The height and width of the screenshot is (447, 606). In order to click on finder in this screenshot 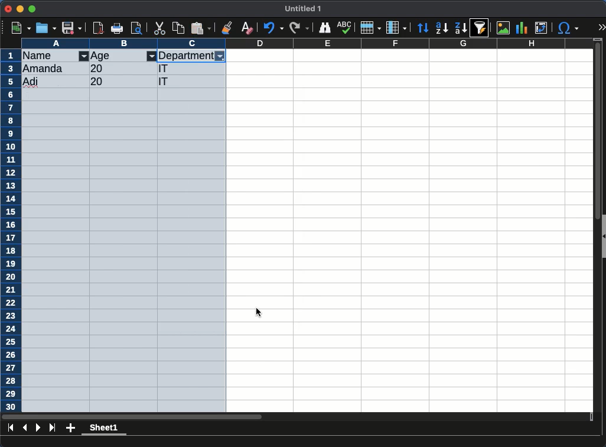, I will do `click(326, 28)`.